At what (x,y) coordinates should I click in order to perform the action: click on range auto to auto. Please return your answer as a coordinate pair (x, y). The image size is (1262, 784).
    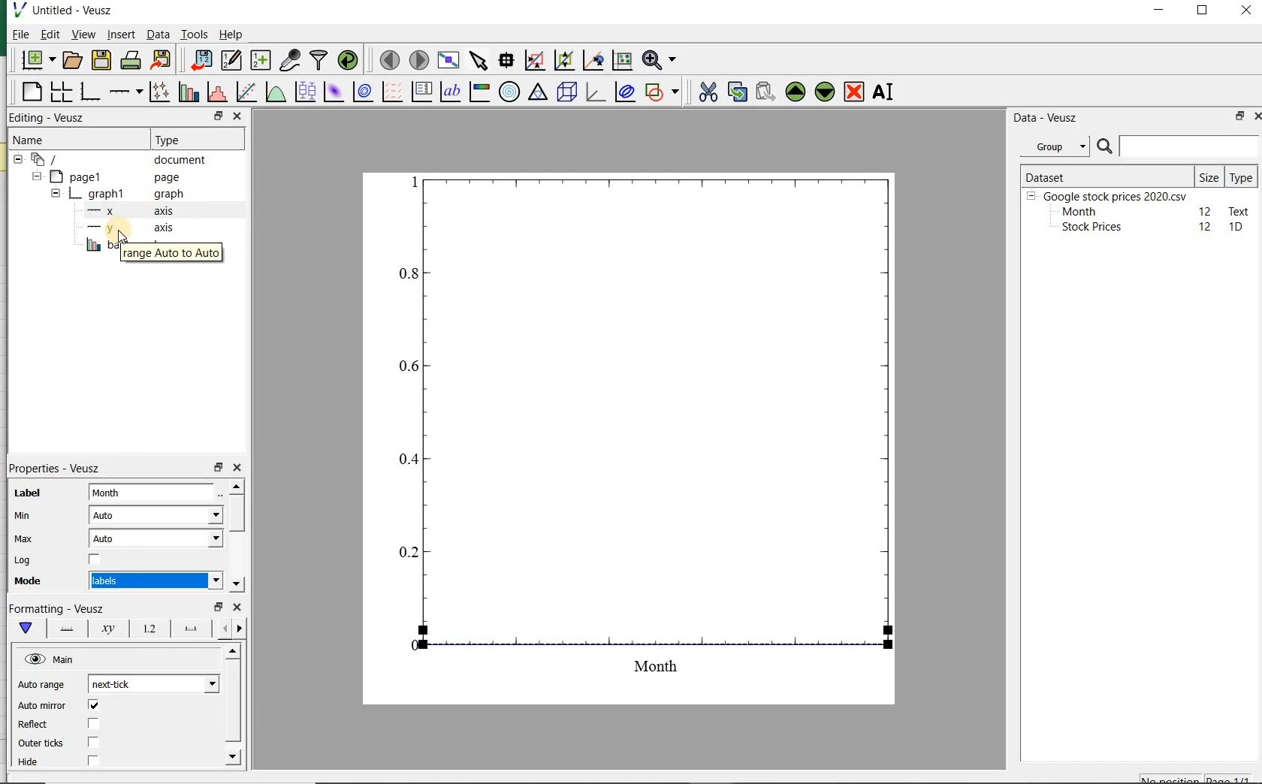
    Looking at the image, I should click on (174, 253).